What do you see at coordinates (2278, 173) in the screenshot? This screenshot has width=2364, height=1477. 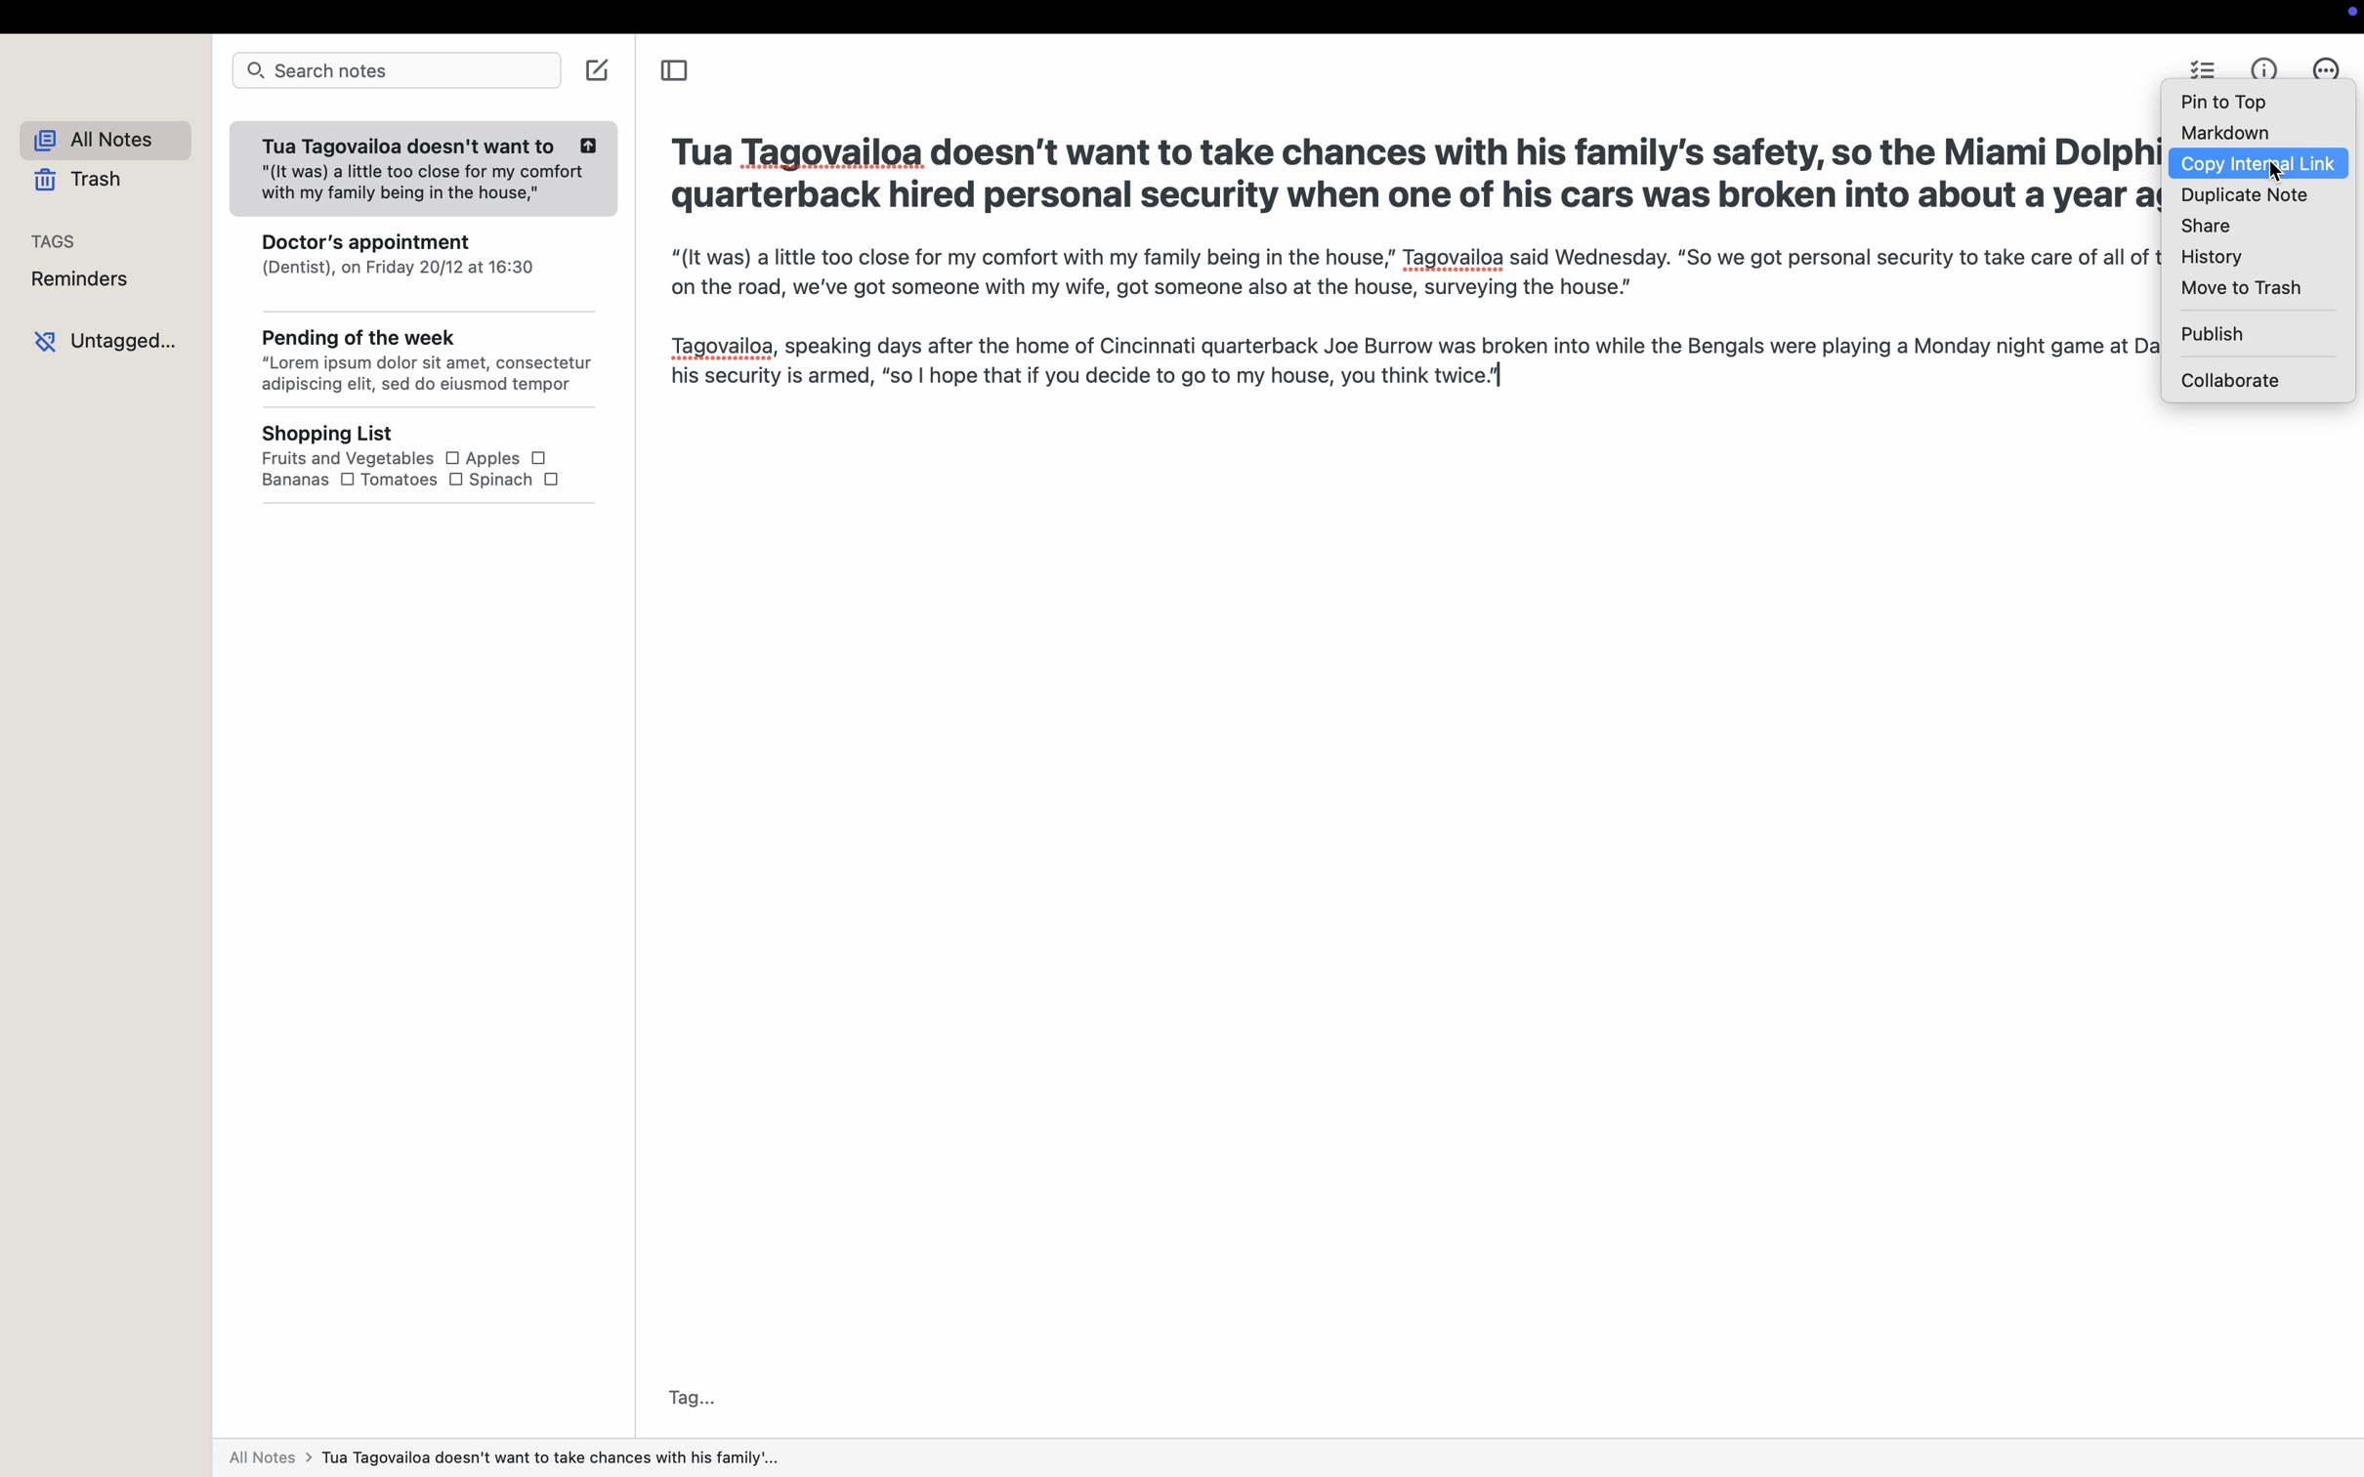 I see `cursor` at bounding box center [2278, 173].